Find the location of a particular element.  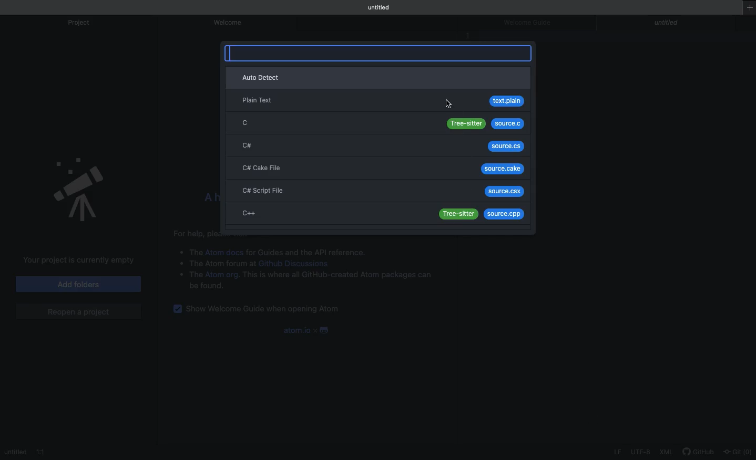

C++ is located at coordinates (376, 214).